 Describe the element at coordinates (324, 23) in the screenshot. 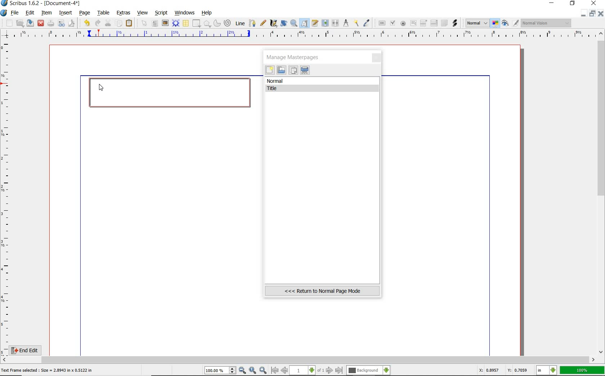

I see `link text frames` at that location.